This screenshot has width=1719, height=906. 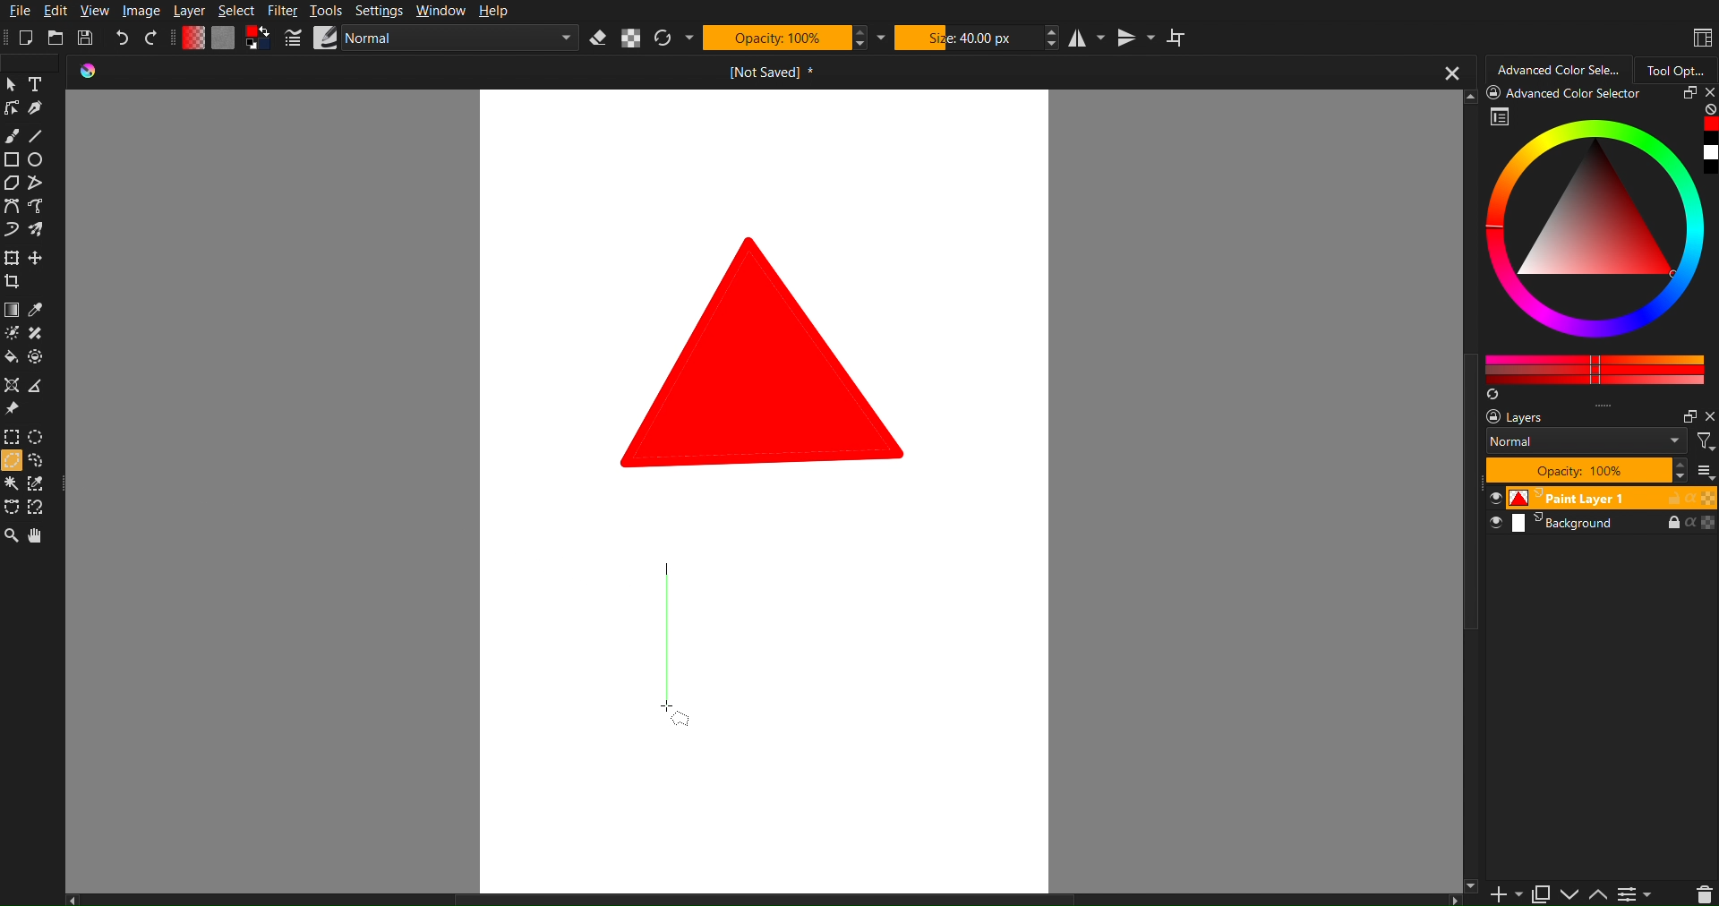 I want to click on tool, so click(x=38, y=334).